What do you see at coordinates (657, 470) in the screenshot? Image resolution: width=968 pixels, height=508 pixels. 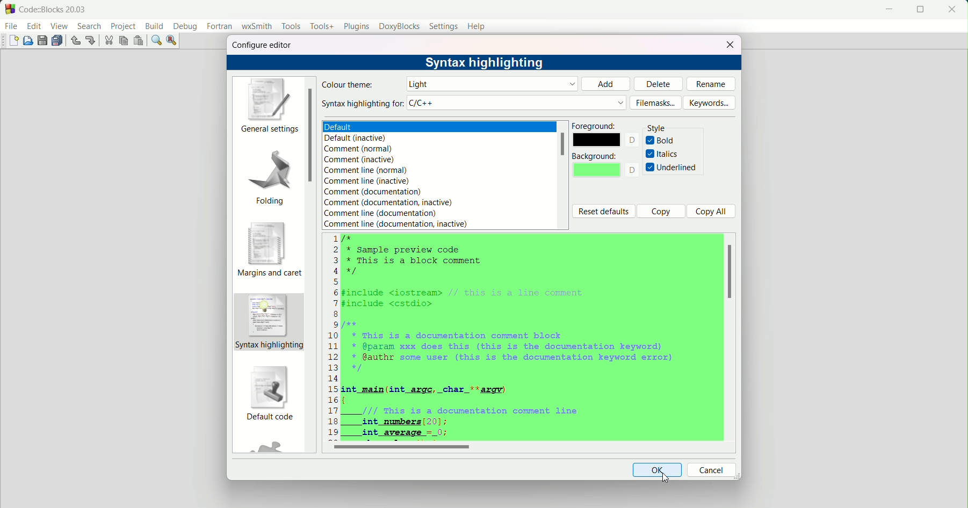 I see `ok` at bounding box center [657, 470].